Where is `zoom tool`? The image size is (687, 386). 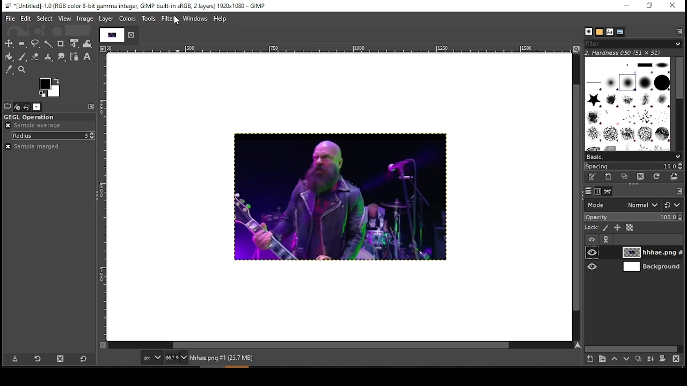
zoom tool is located at coordinates (23, 71).